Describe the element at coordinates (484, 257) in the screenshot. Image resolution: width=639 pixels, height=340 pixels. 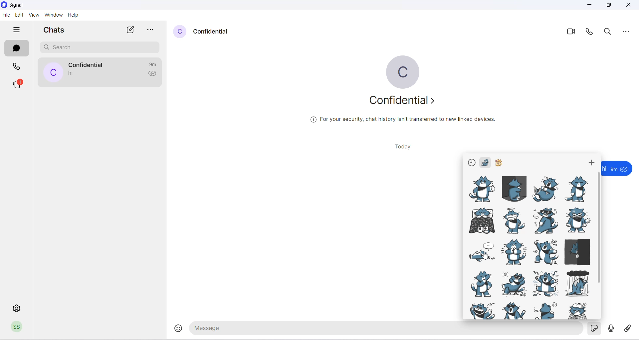
I see `cursor` at that location.